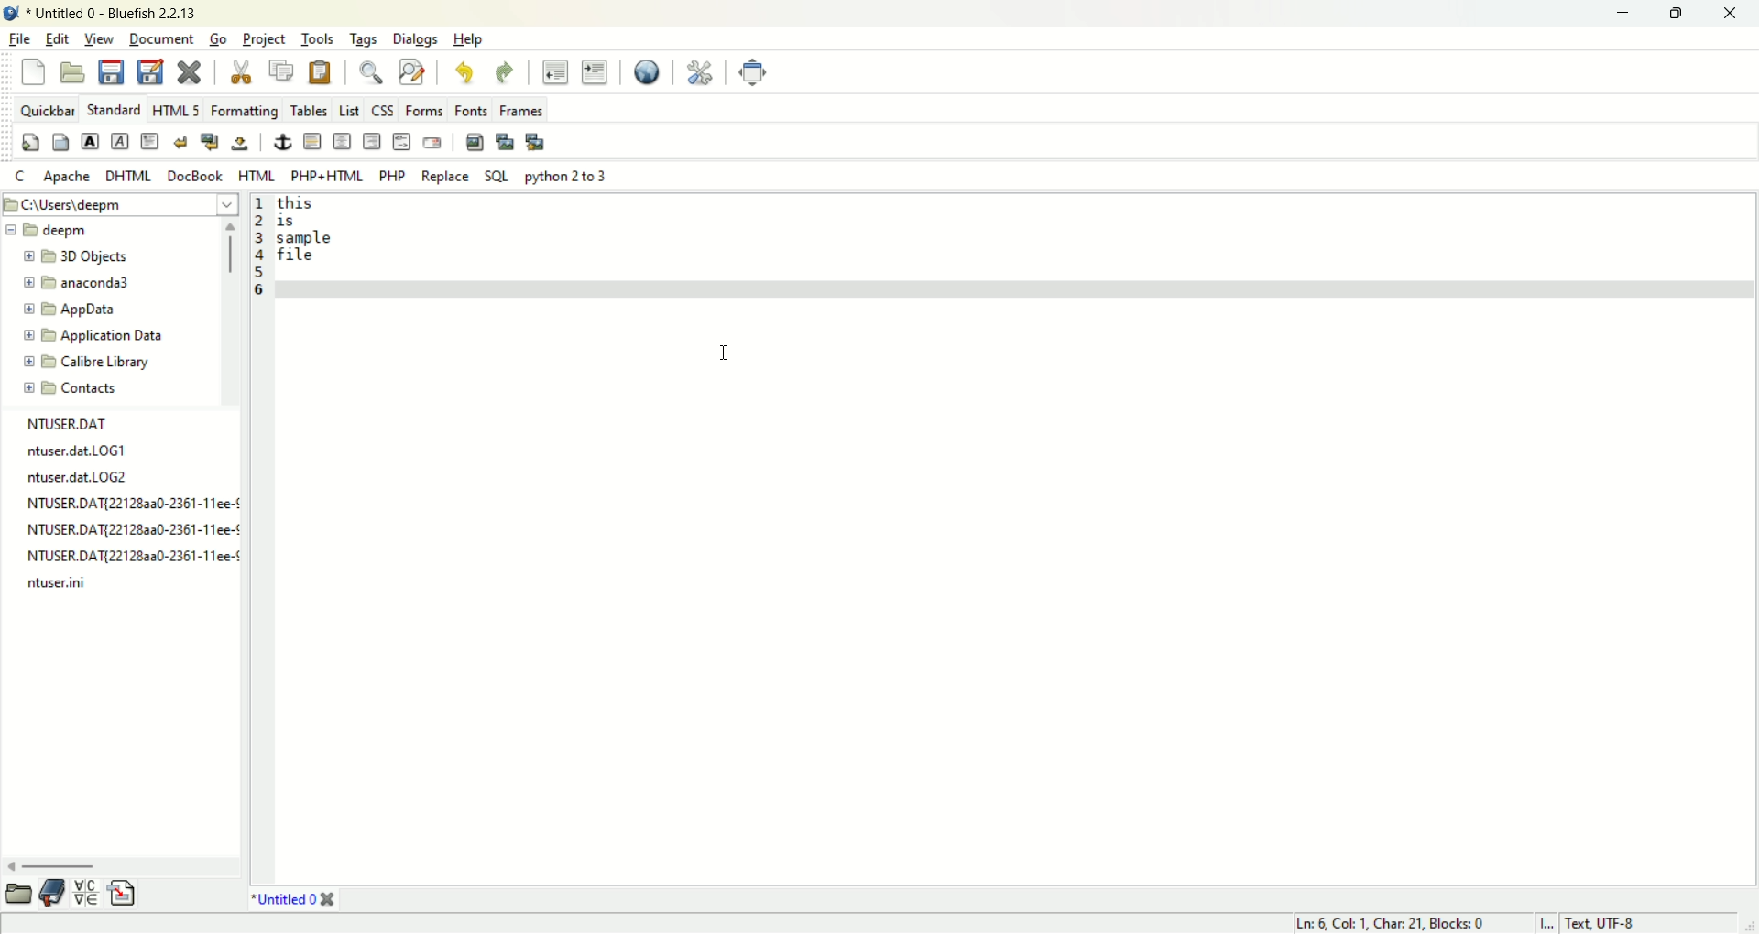 The height and width of the screenshot is (934, 1759). I want to click on title, so click(299, 900).